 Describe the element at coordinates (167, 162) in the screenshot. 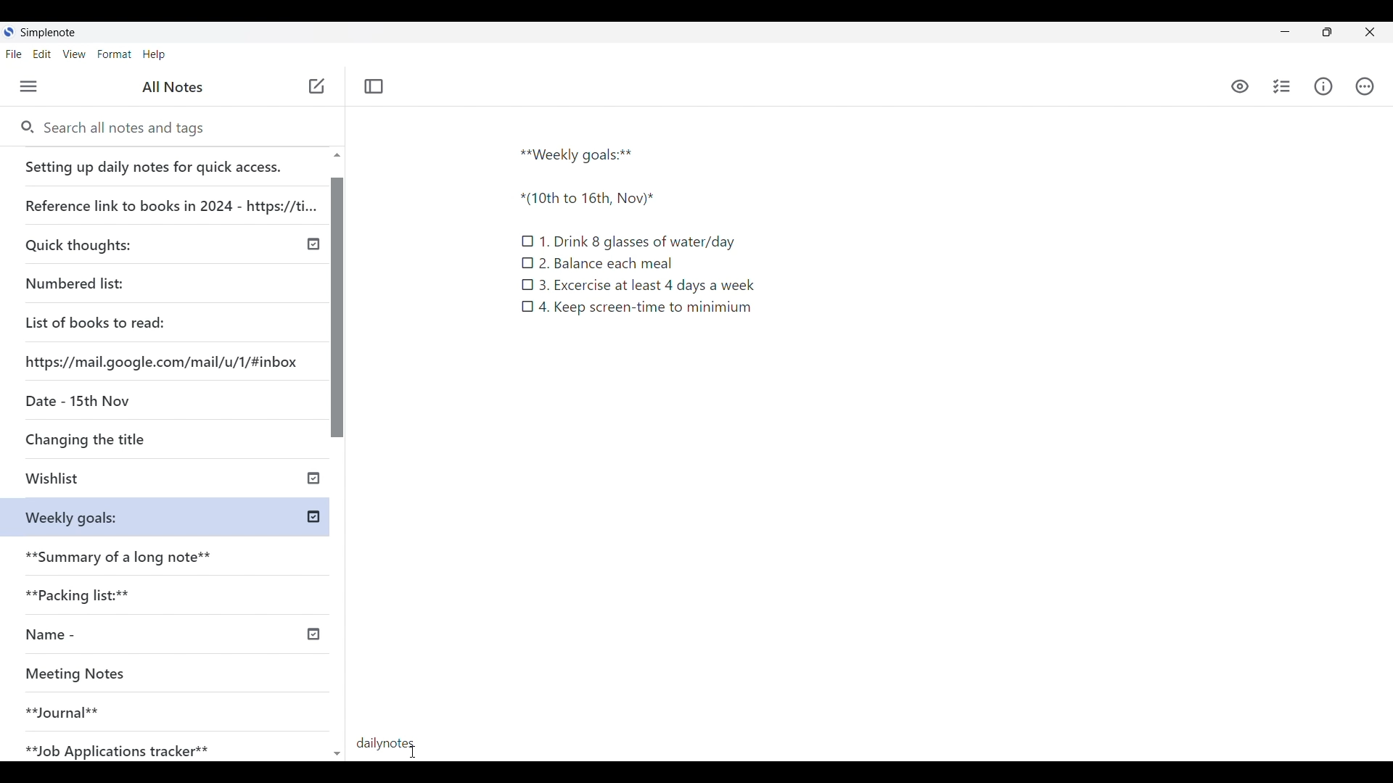

I see `Setting up daily notes` at that location.